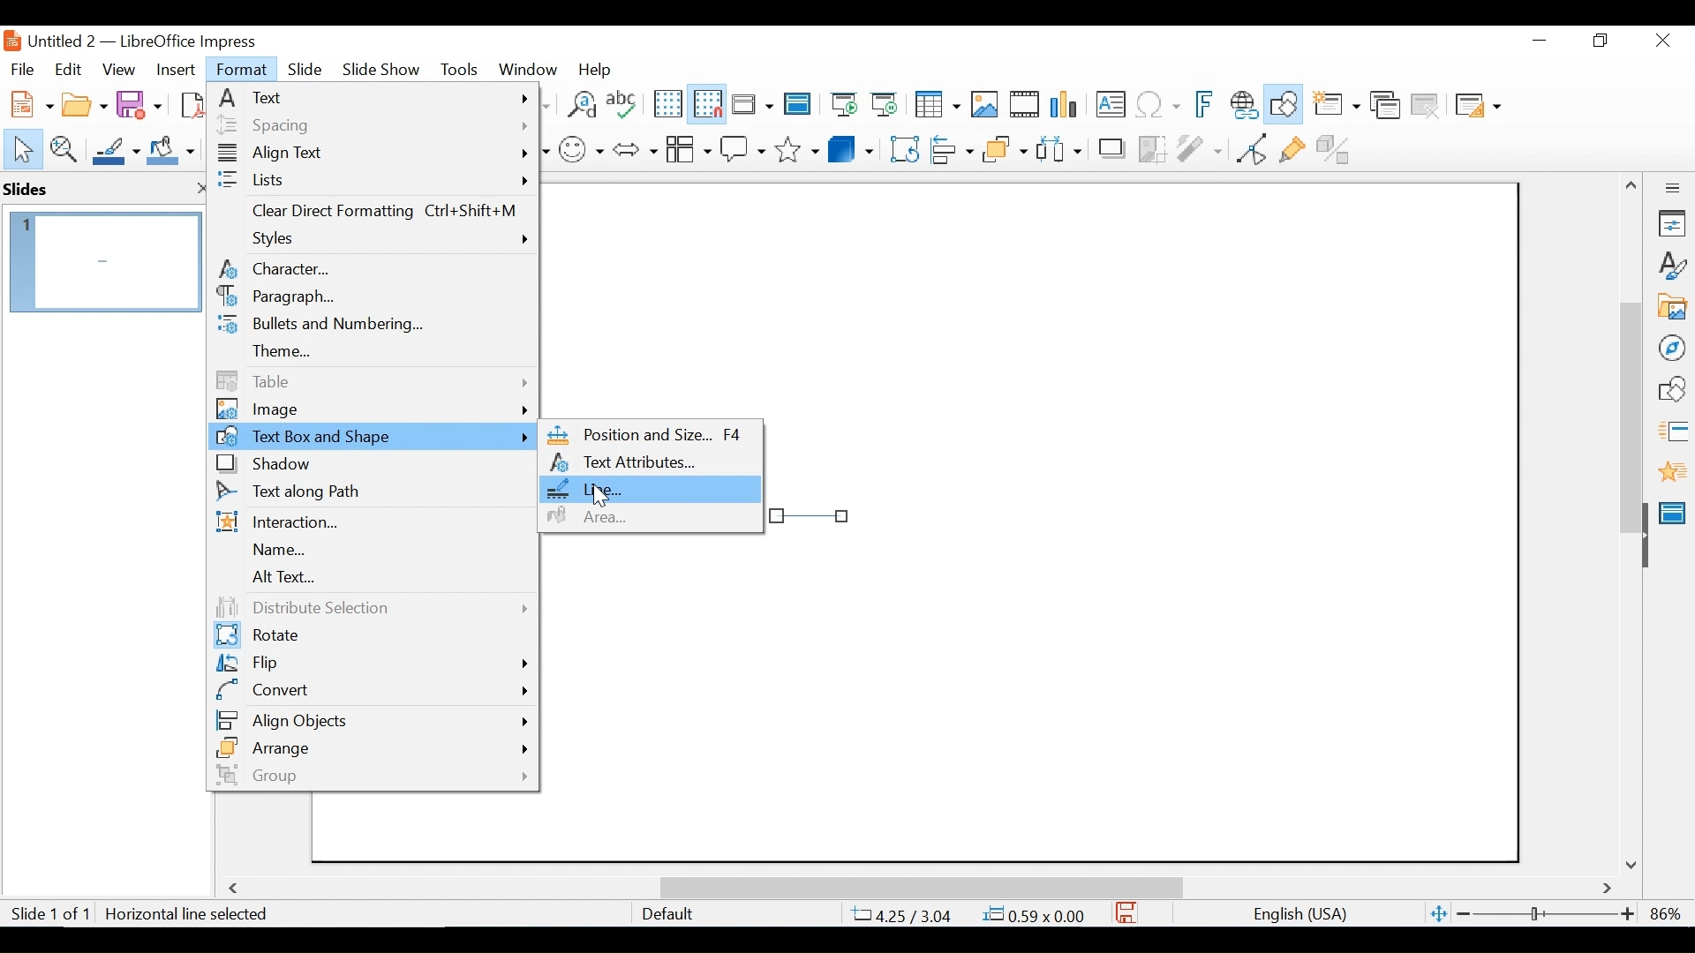 The image size is (1695, 953). Describe the element at coordinates (1672, 389) in the screenshot. I see `Shapes` at that location.